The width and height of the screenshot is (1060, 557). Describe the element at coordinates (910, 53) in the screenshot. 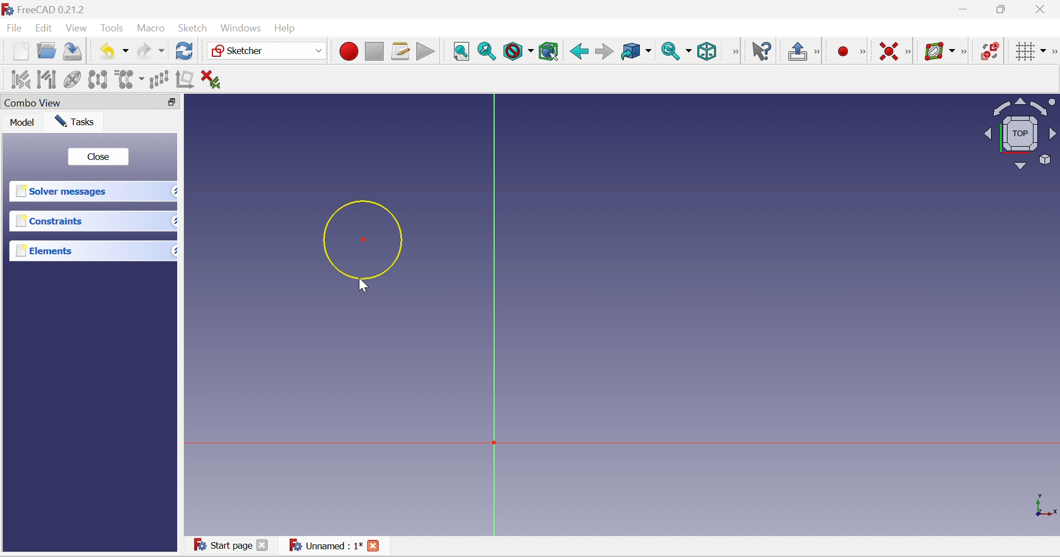

I see `[Sketcher constraints]]` at that location.